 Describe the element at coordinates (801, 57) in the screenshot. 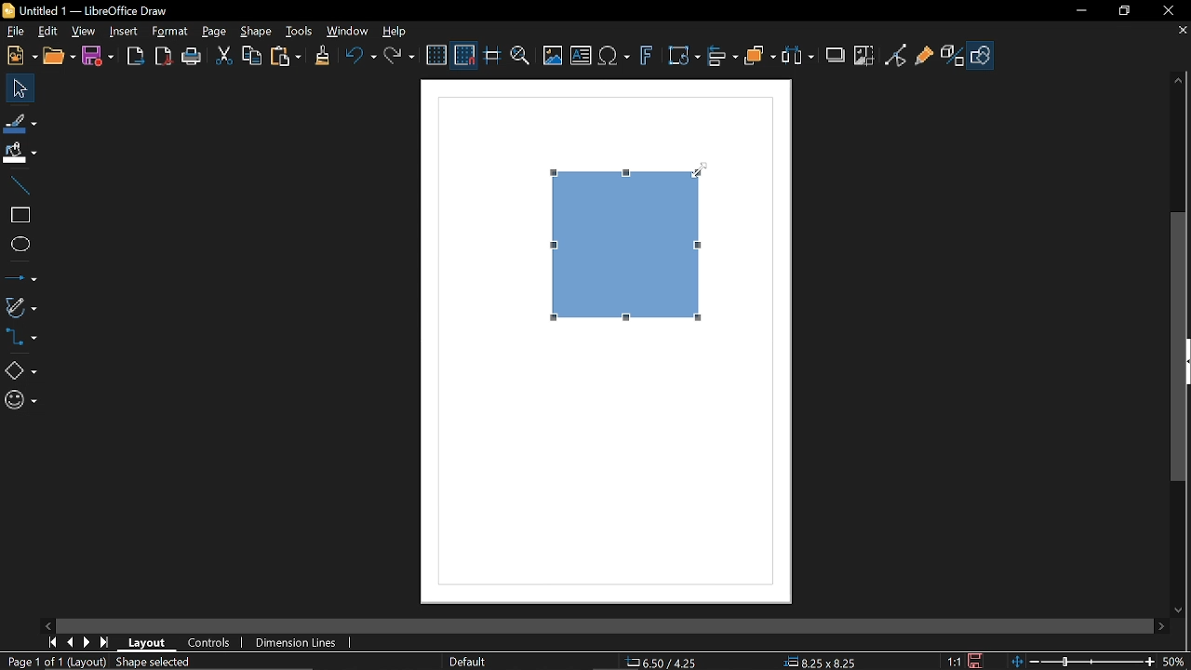

I see `Select at least three objects to distribute` at that location.